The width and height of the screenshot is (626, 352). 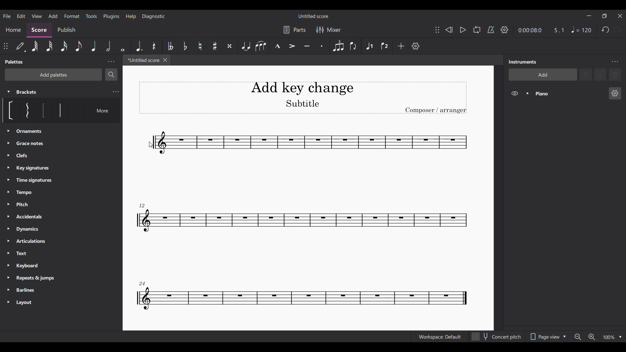 I want to click on Loop playback, so click(x=477, y=29).